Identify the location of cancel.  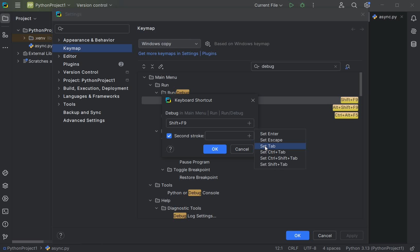
(325, 235).